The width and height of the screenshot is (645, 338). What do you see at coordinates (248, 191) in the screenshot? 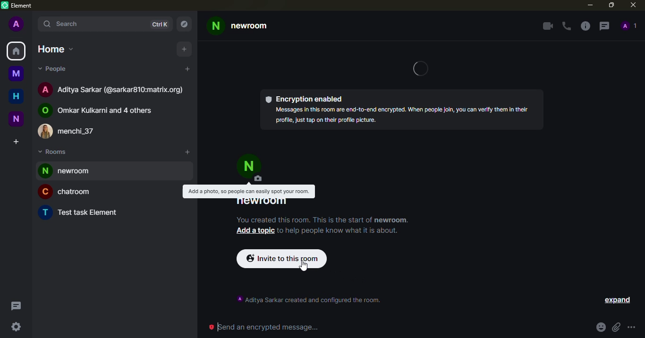
I see `Add a photo, so people can easily spot your room.` at bounding box center [248, 191].